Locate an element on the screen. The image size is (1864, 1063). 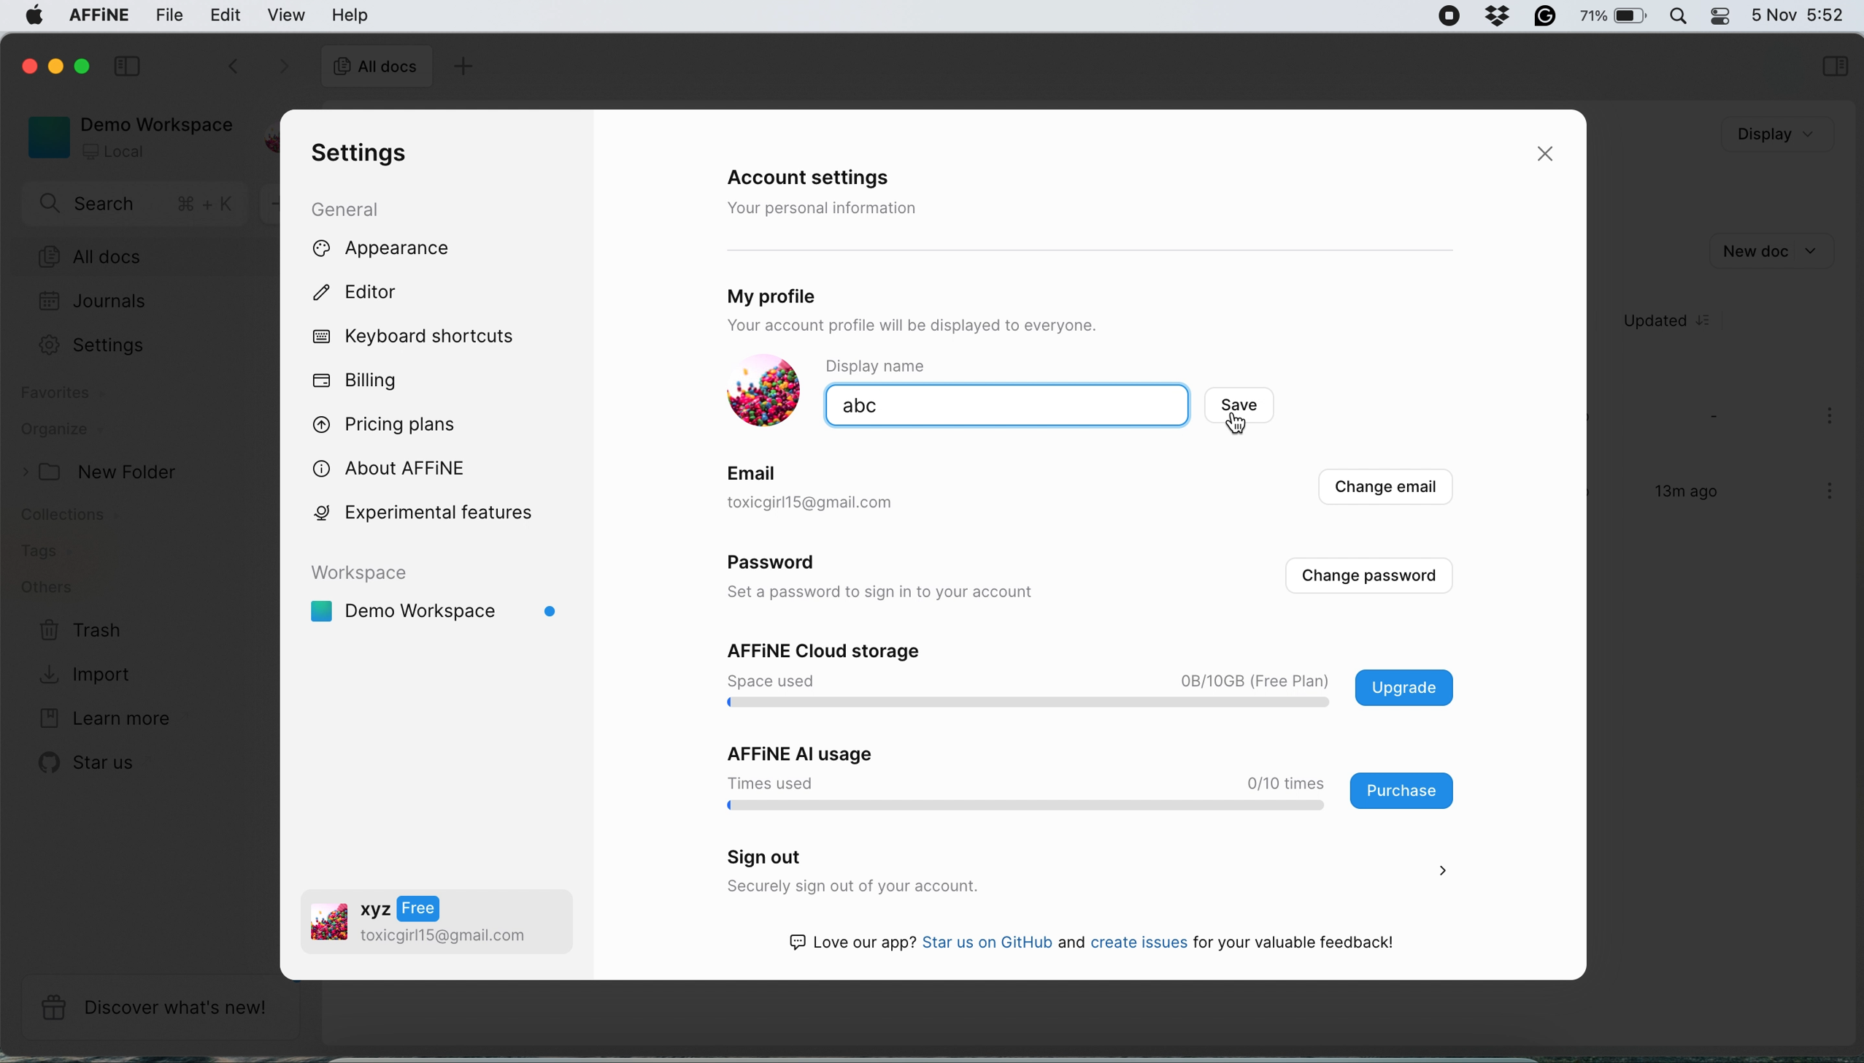
trash is located at coordinates (82, 632).